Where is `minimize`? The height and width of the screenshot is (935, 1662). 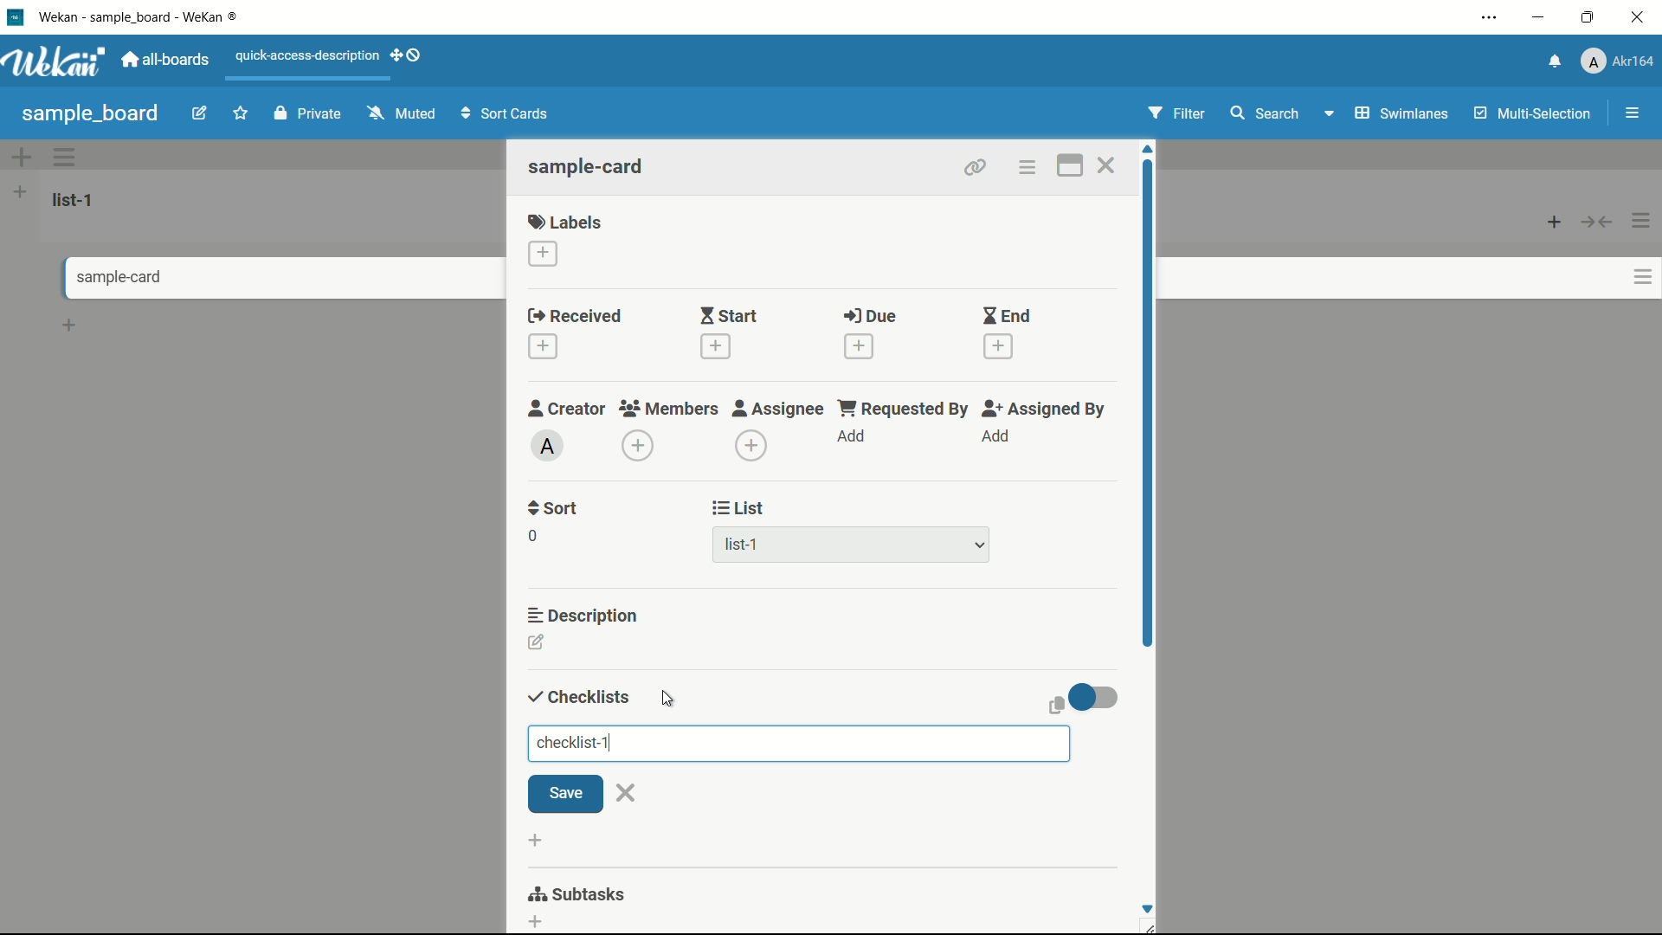 minimize is located at coordinates (1536, 18).